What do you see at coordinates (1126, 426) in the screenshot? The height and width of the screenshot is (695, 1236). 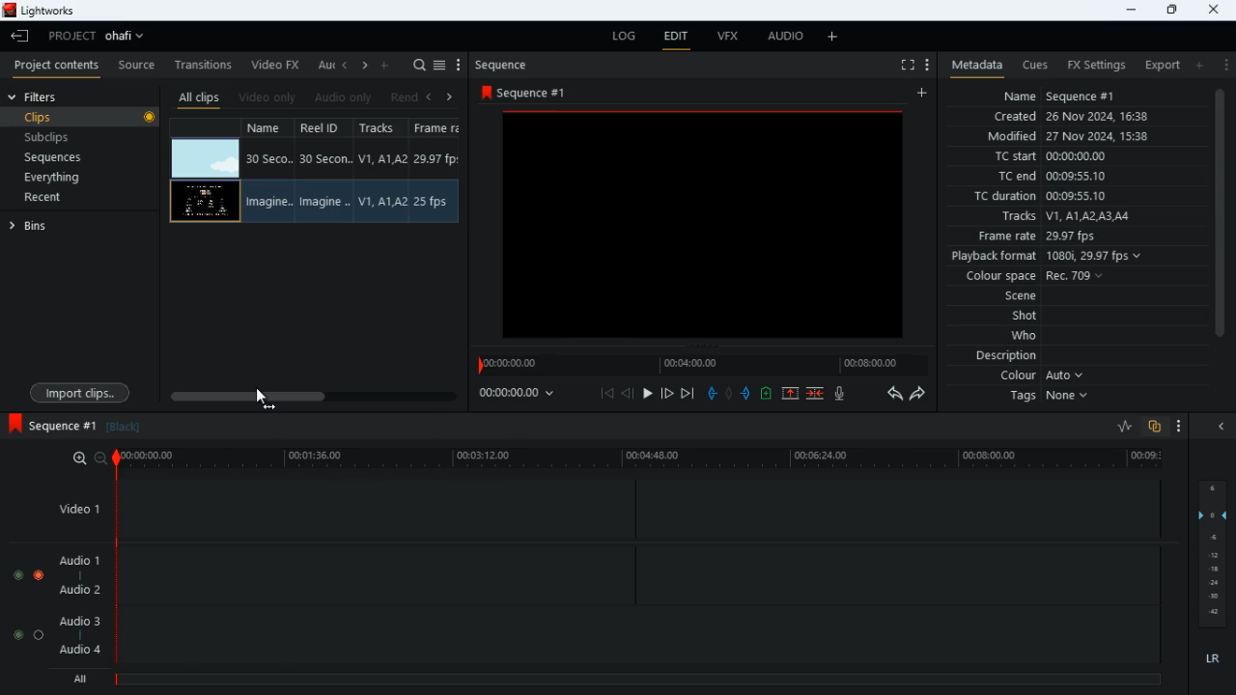 I see `ratio` at bounding box center [1126, 426].